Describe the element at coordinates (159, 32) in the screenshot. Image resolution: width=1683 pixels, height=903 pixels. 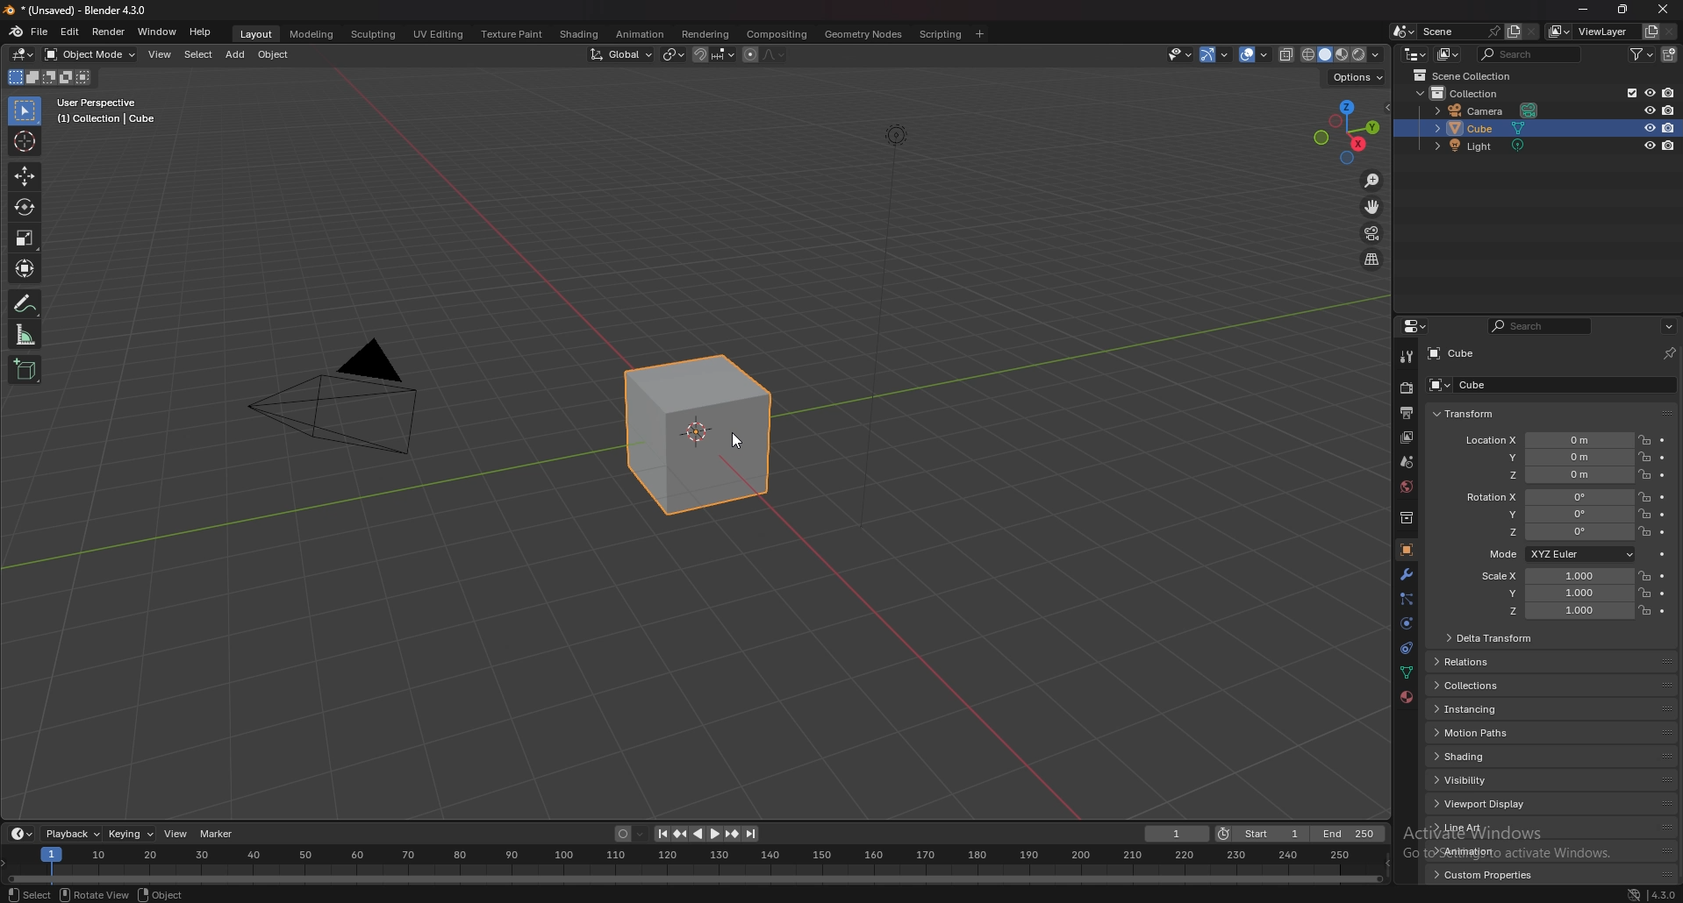
I see `window` at that location.